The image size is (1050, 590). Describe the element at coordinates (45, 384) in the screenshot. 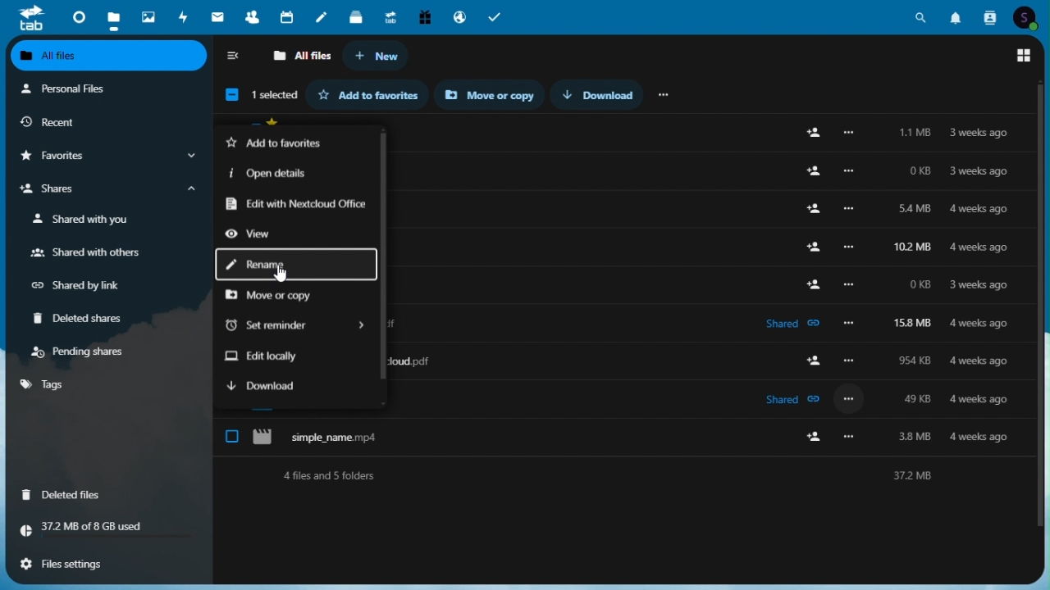

I see `tags` at that location.